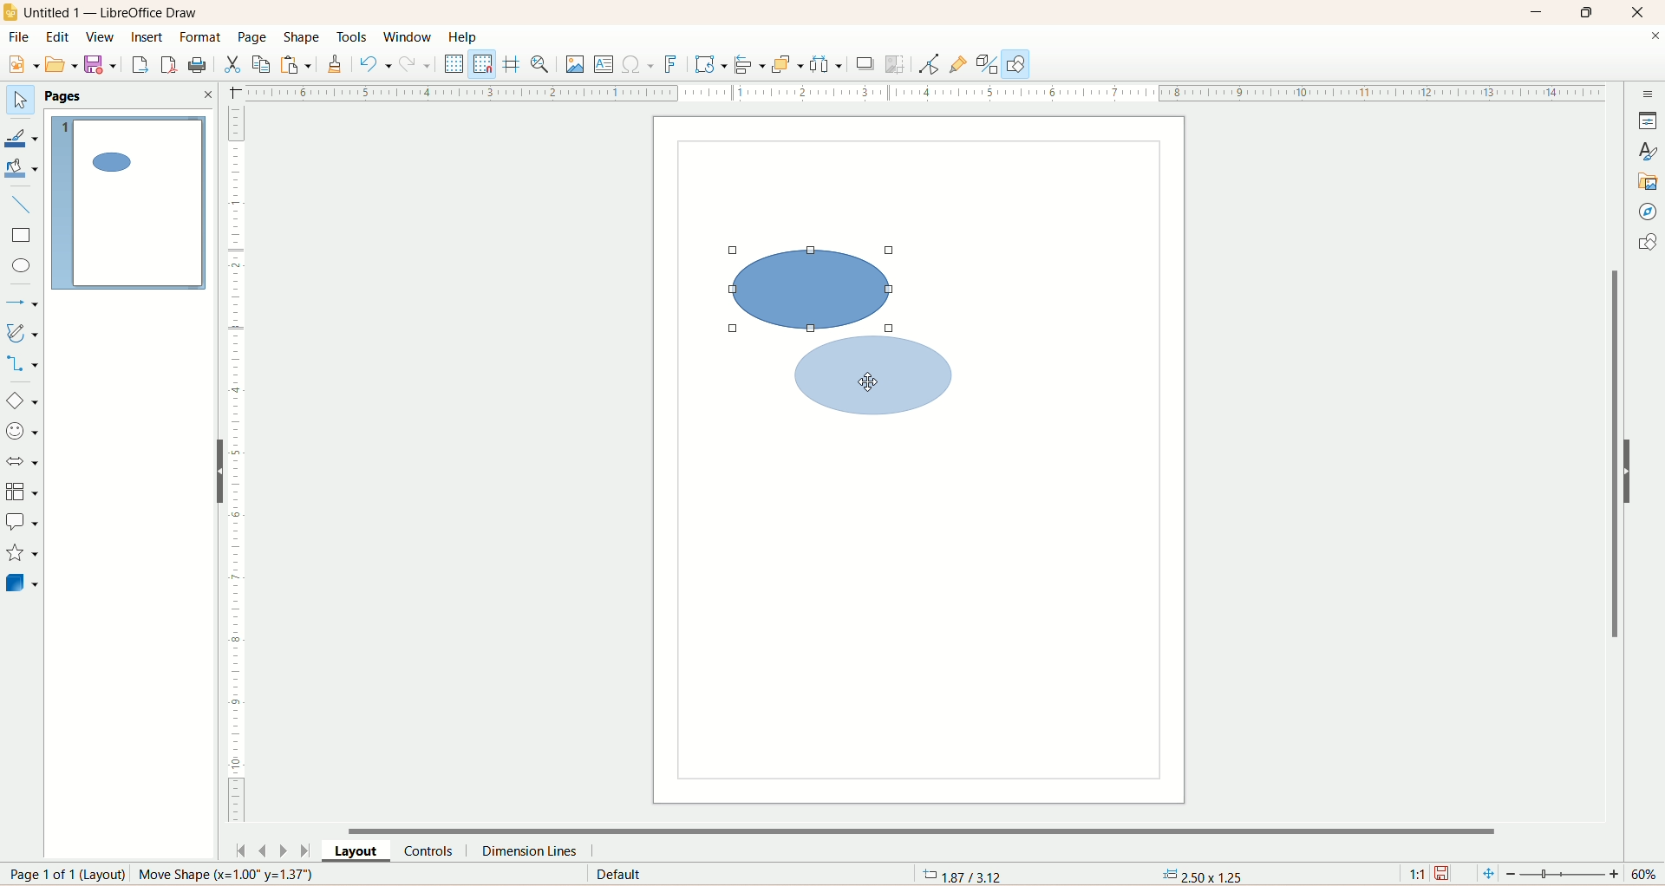 The height and width of the screenshot is (886, 1665). What do you see at coordinates (352, 39) in the screenshot?
I see `tools` at bounding box center [352, 39].